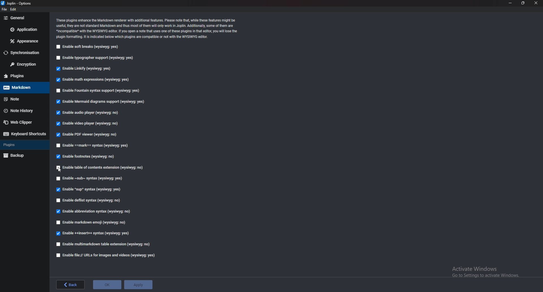  Describe the element at coordinates (92, 222) in the screenshot. I see `Enable markdown emoji` at that location.